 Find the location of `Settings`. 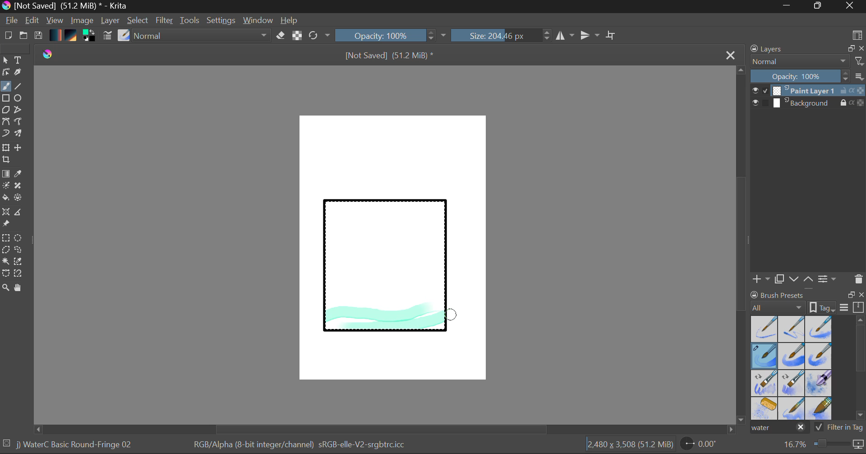

Settings is located at coordinates (221, 20).